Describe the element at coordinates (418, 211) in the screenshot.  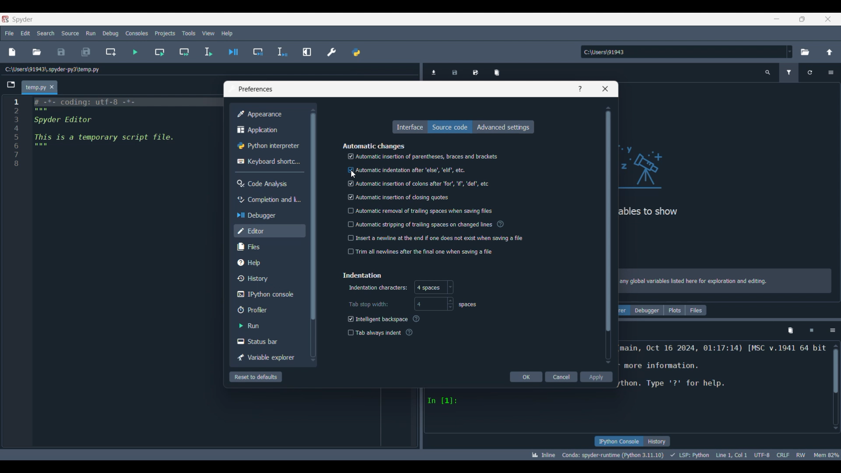
I see `| Automatic removal of trailing spaces when saving files` at that location.